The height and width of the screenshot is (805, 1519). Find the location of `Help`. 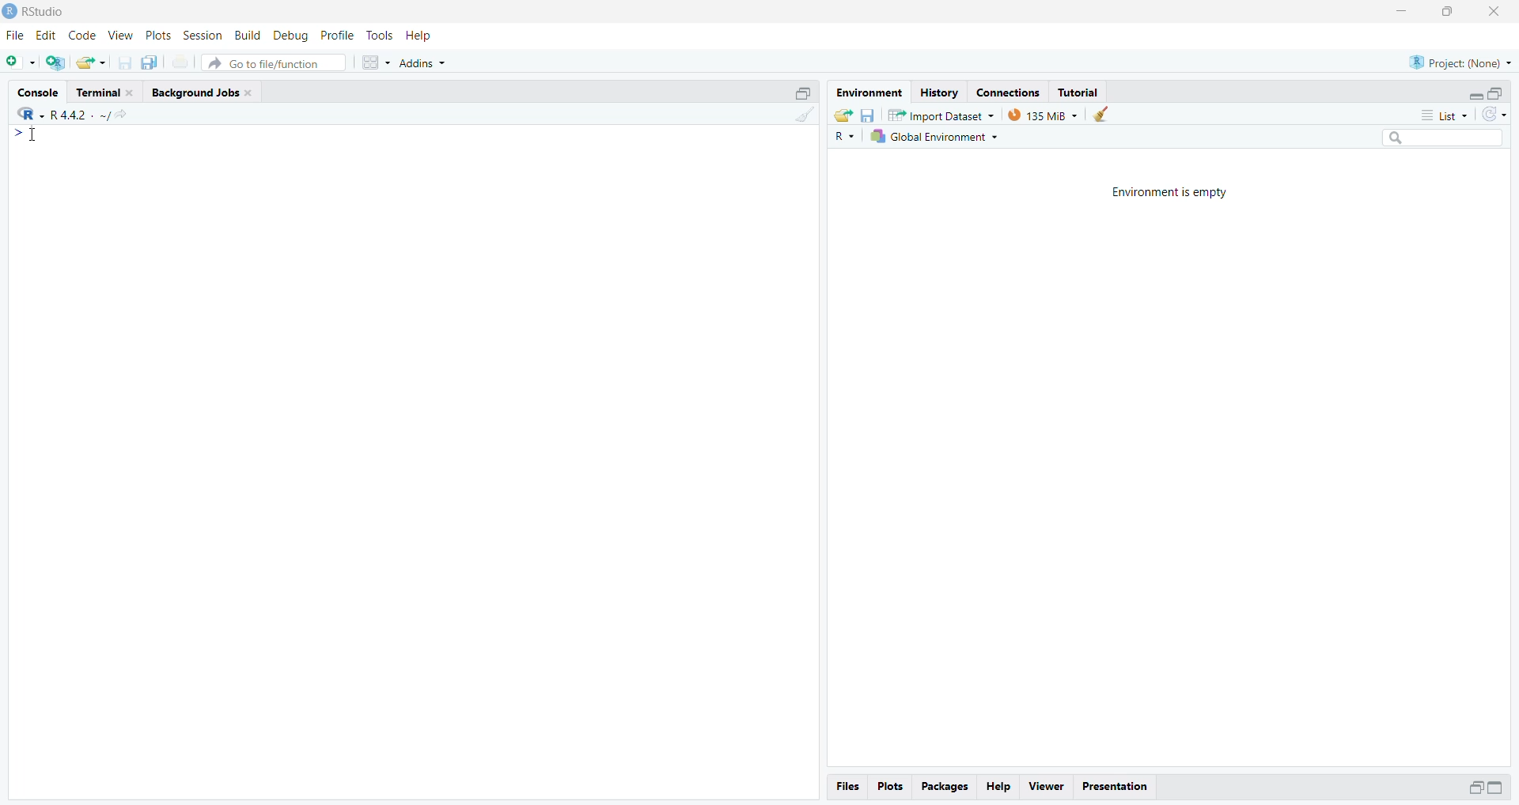

Help is located at coordinates (420, 35).